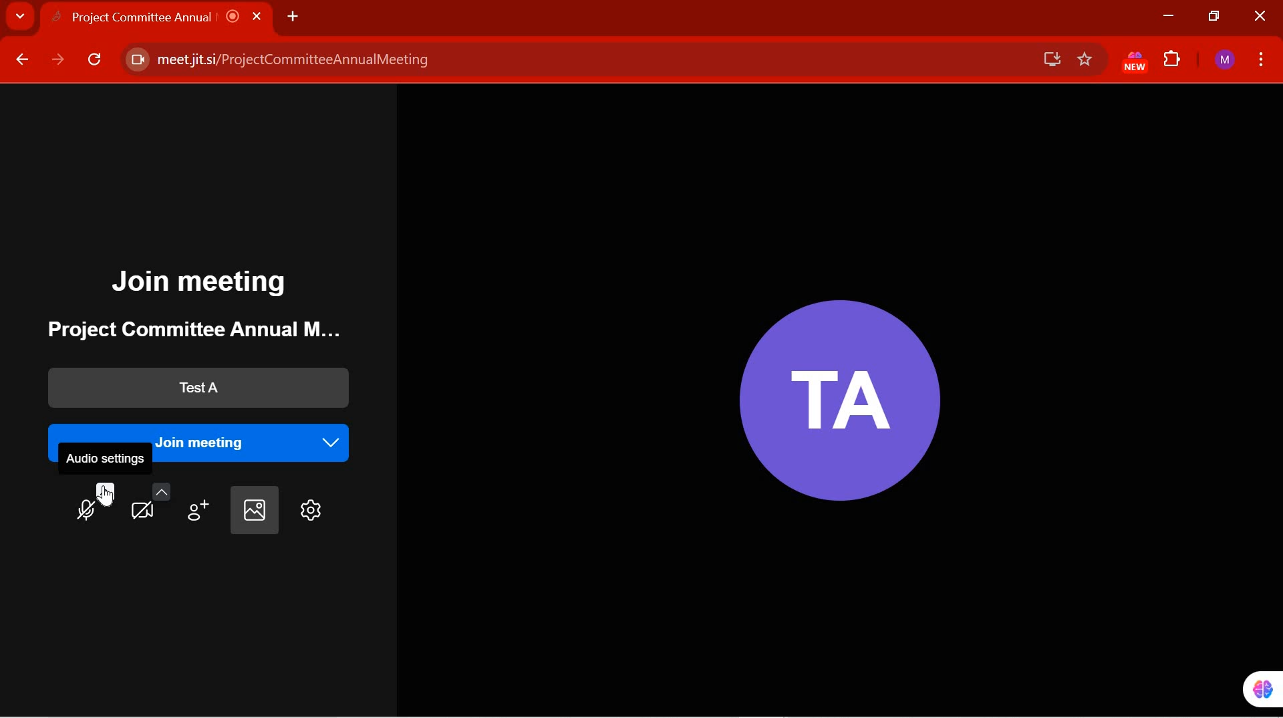  Describe the element at coordinates (1046, 59) in the screenshot. I see `save offline` at that location.